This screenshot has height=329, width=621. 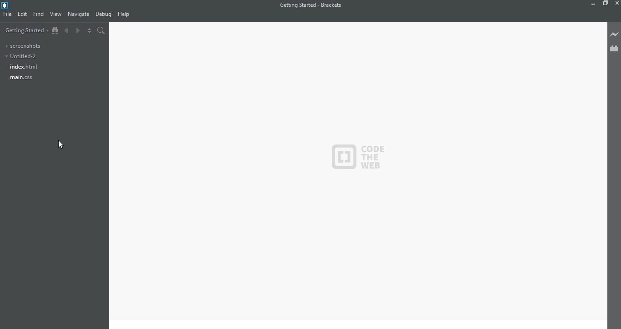 I want to click on navigate, so click(x=80, y=15).